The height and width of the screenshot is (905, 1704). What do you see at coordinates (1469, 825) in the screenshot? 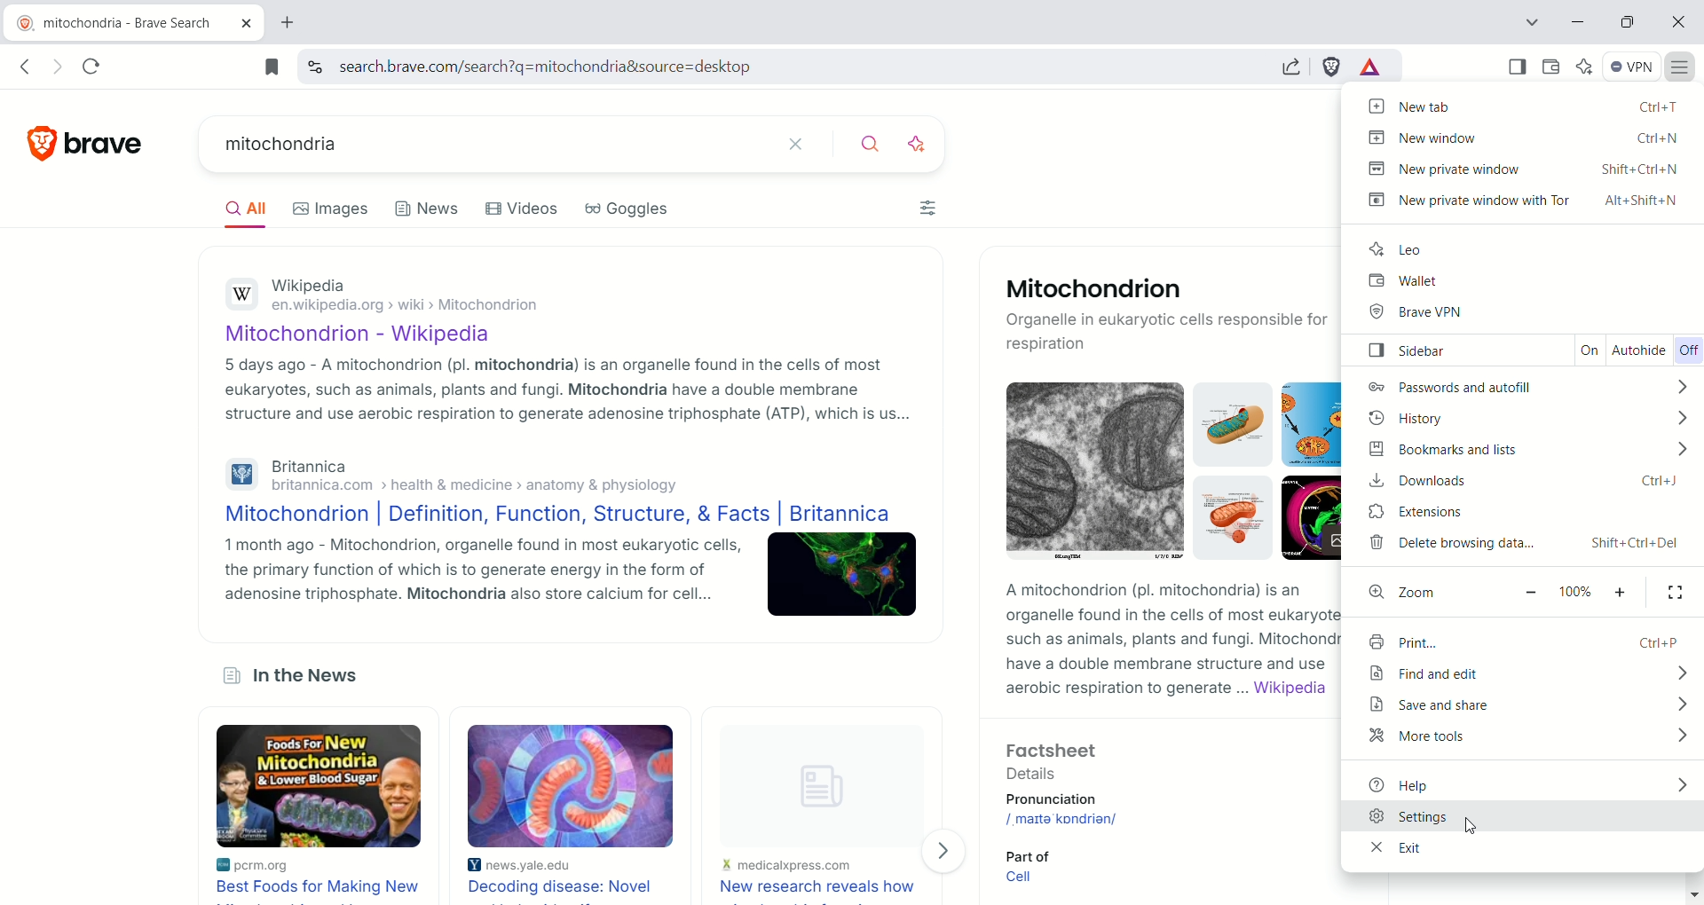
I see `cursor` at bounding box center [1469, 825].